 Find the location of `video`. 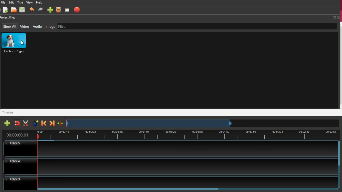

video is located at coordinates (59, 10).